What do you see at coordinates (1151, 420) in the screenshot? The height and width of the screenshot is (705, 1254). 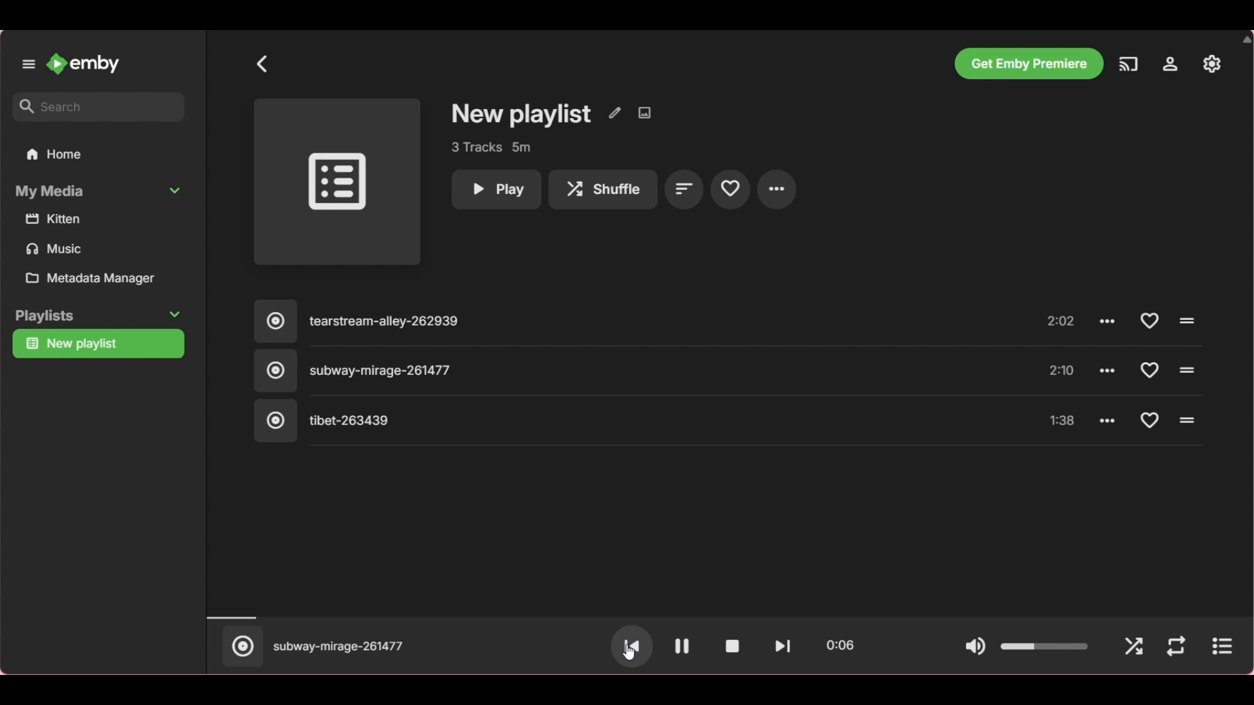 I see `Add respective song to favorites` at bounding box center [1151, 420].